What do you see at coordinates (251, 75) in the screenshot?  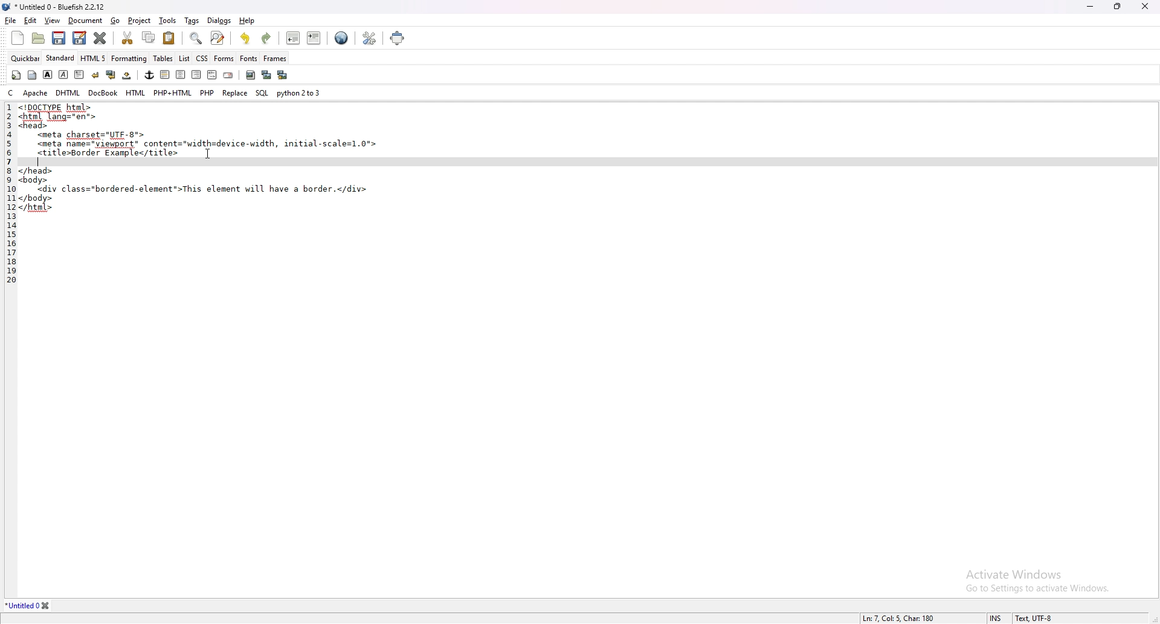 I see `insert image` at bounding box center [251, 75].